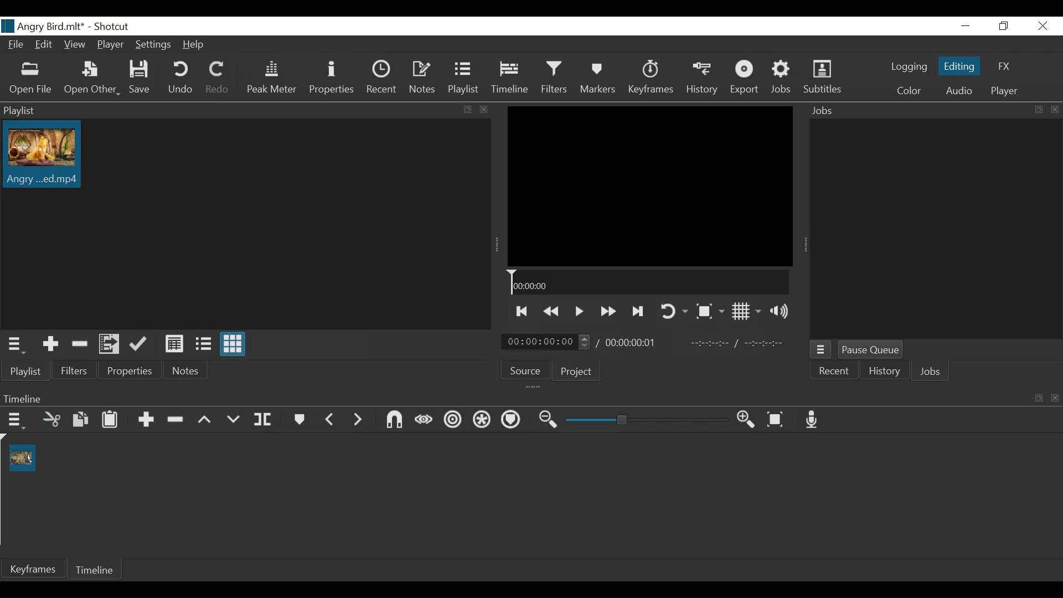  I want to click on Undo, so click(180, 78).